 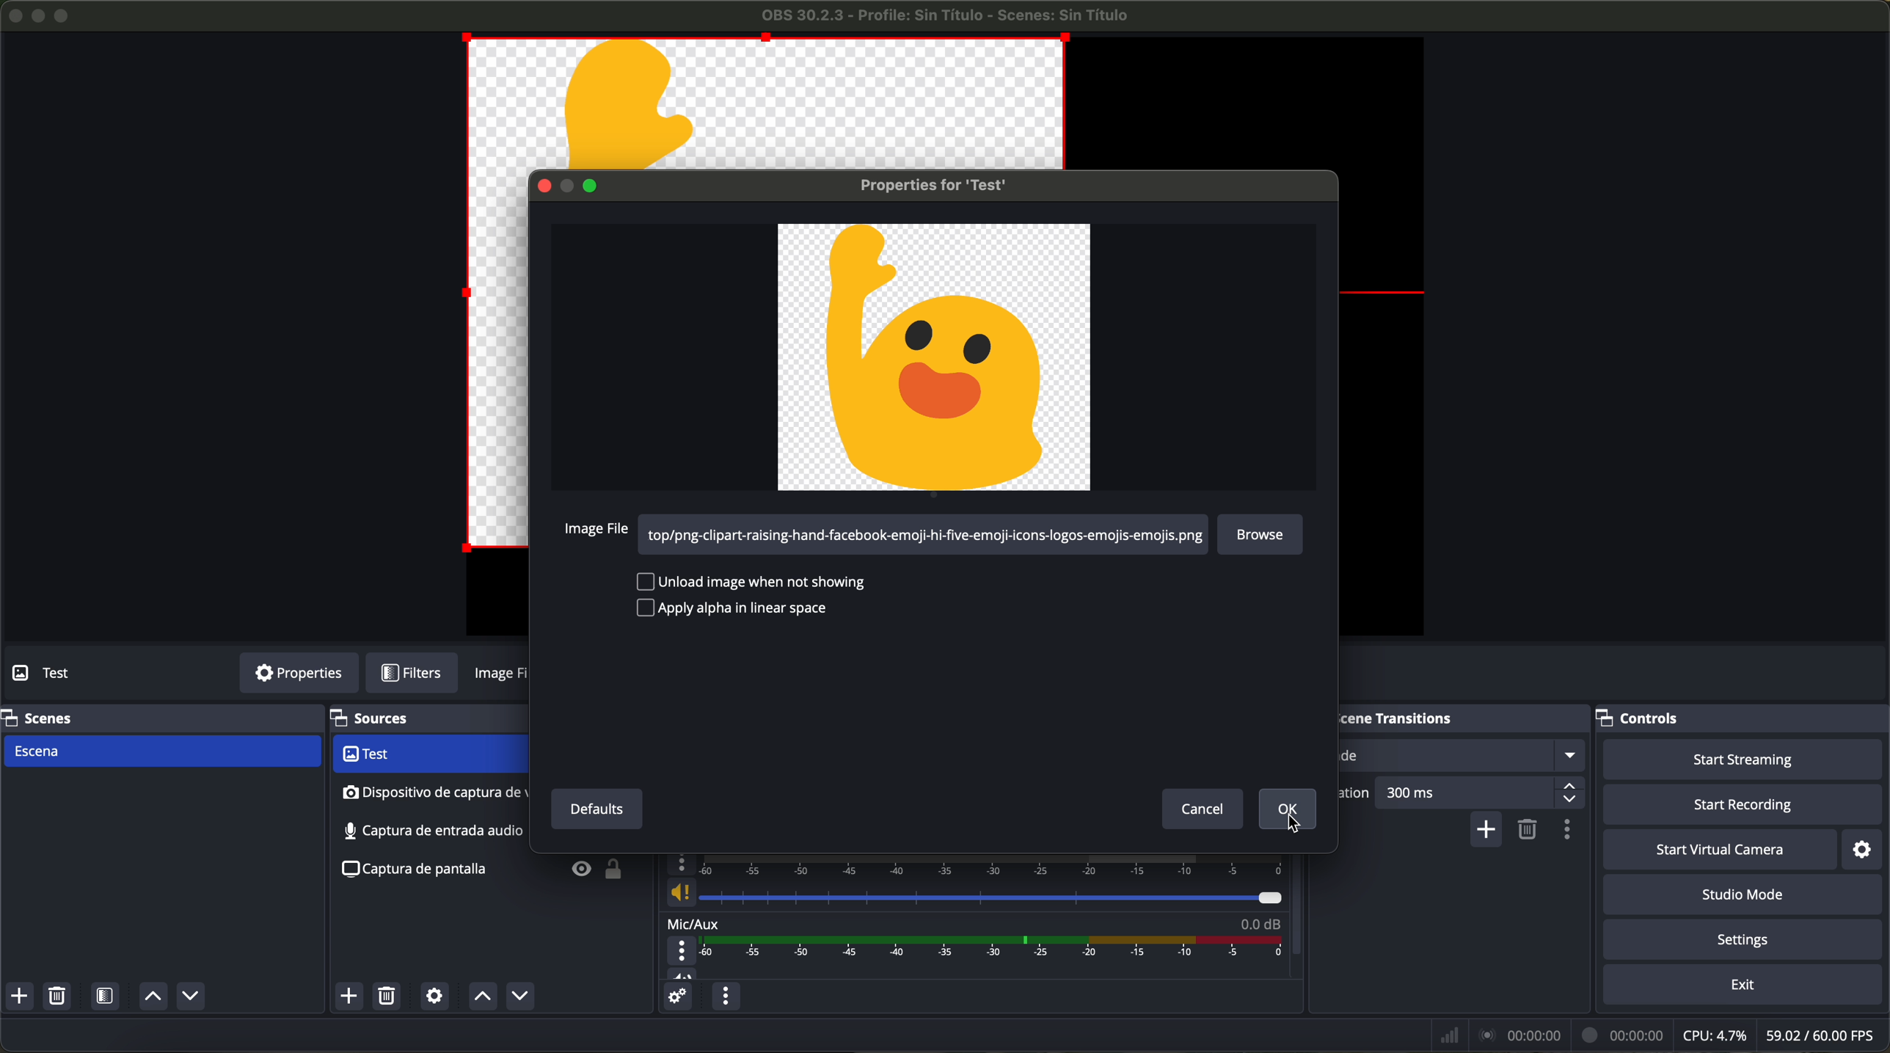 I want to click on apply alpha, so click(x=744, y=608).